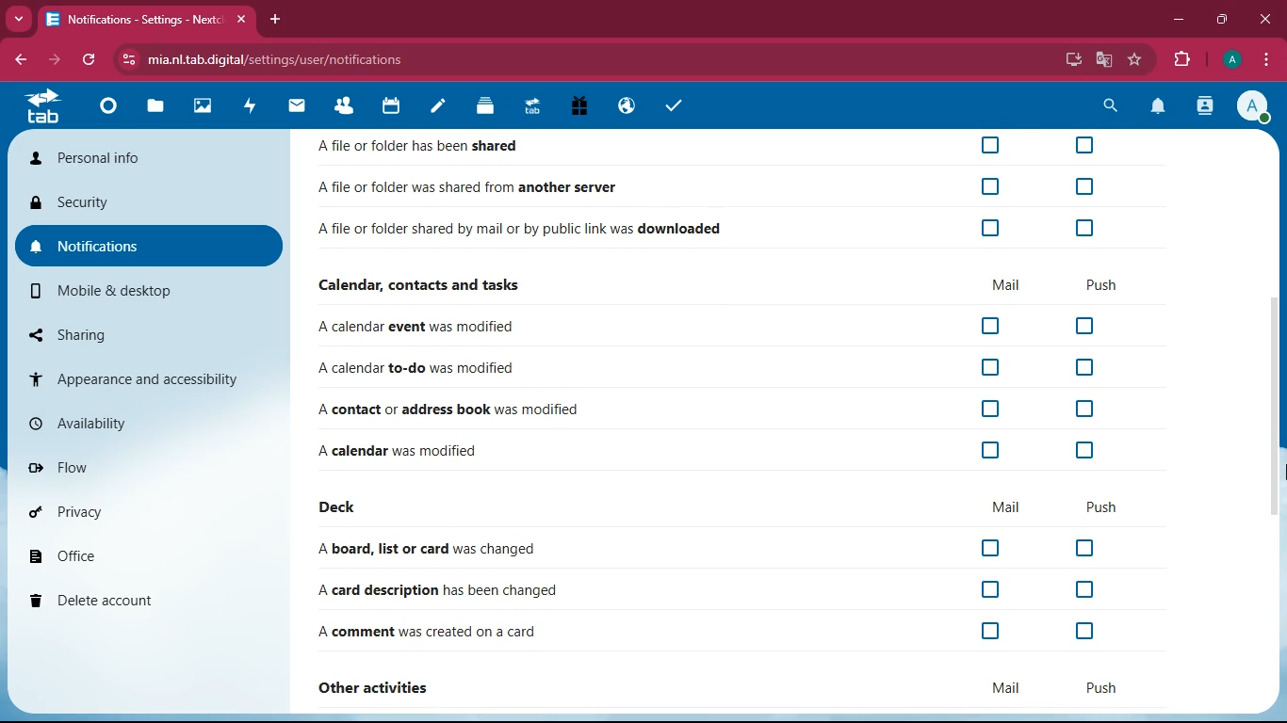 Image resolution: width=1287 pixels, height=723 pixels. What do you see at coordinates (1264, 19) in the screenshot?
I see `close` at bounding box center [1264, 19].